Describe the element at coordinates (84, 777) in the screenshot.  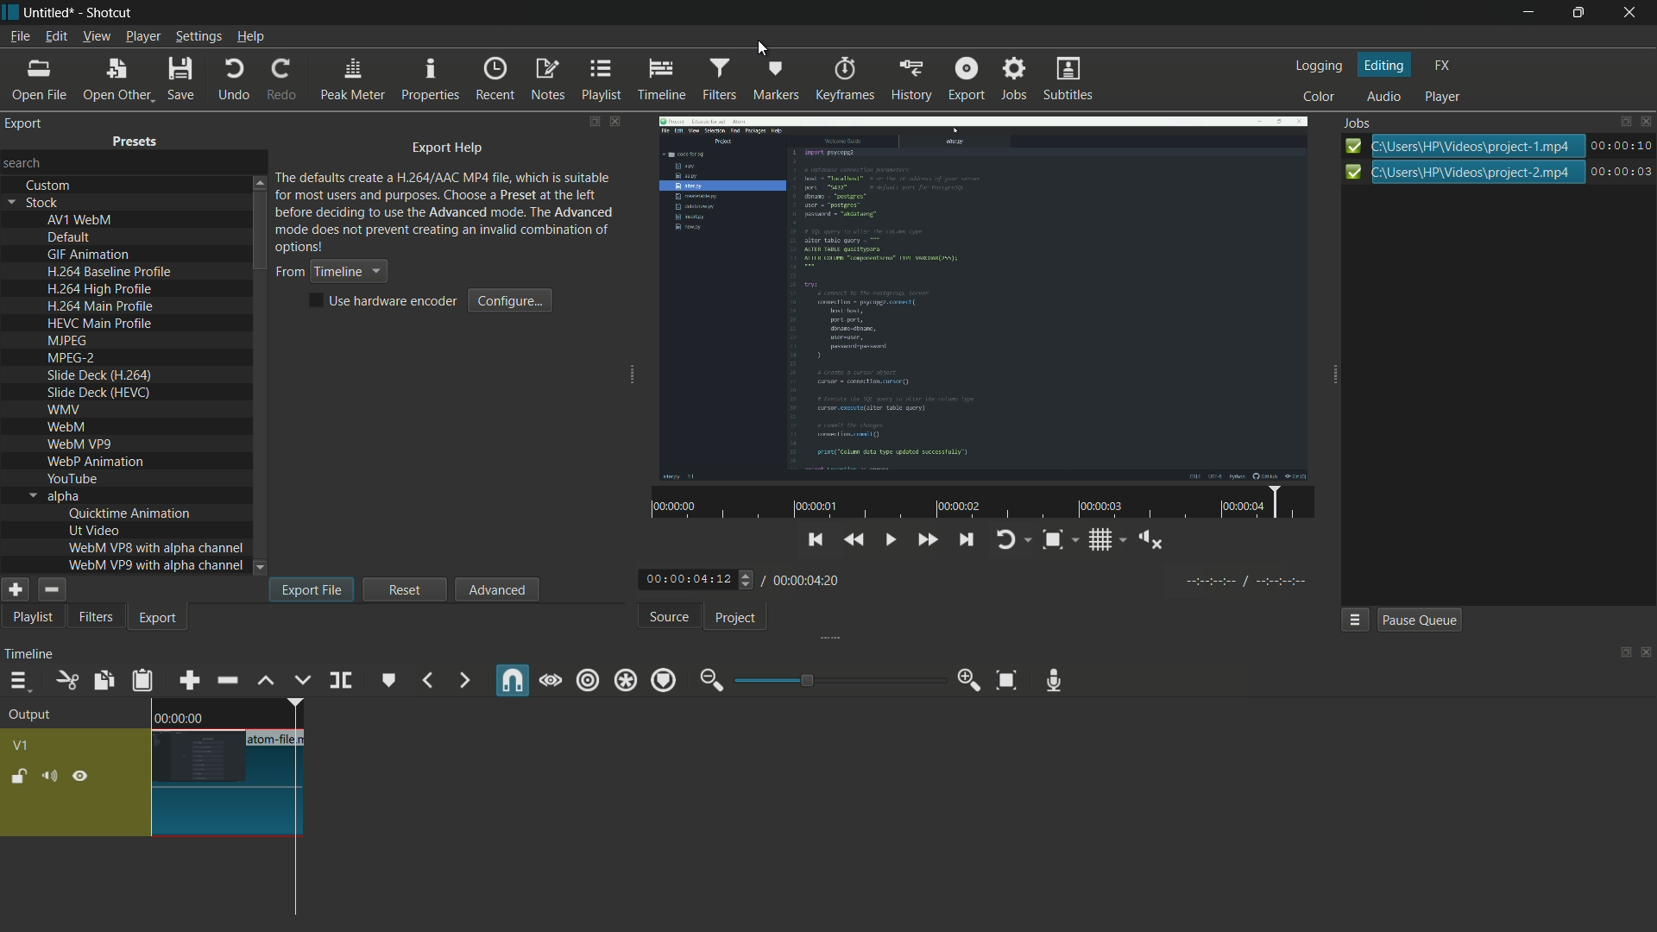
I see `hide` at that location.